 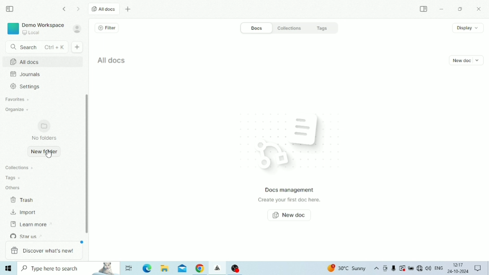 What do you see at coordinates (104, 9) in the screenshot?
I see `All docs` at bounding box center [104, 9].